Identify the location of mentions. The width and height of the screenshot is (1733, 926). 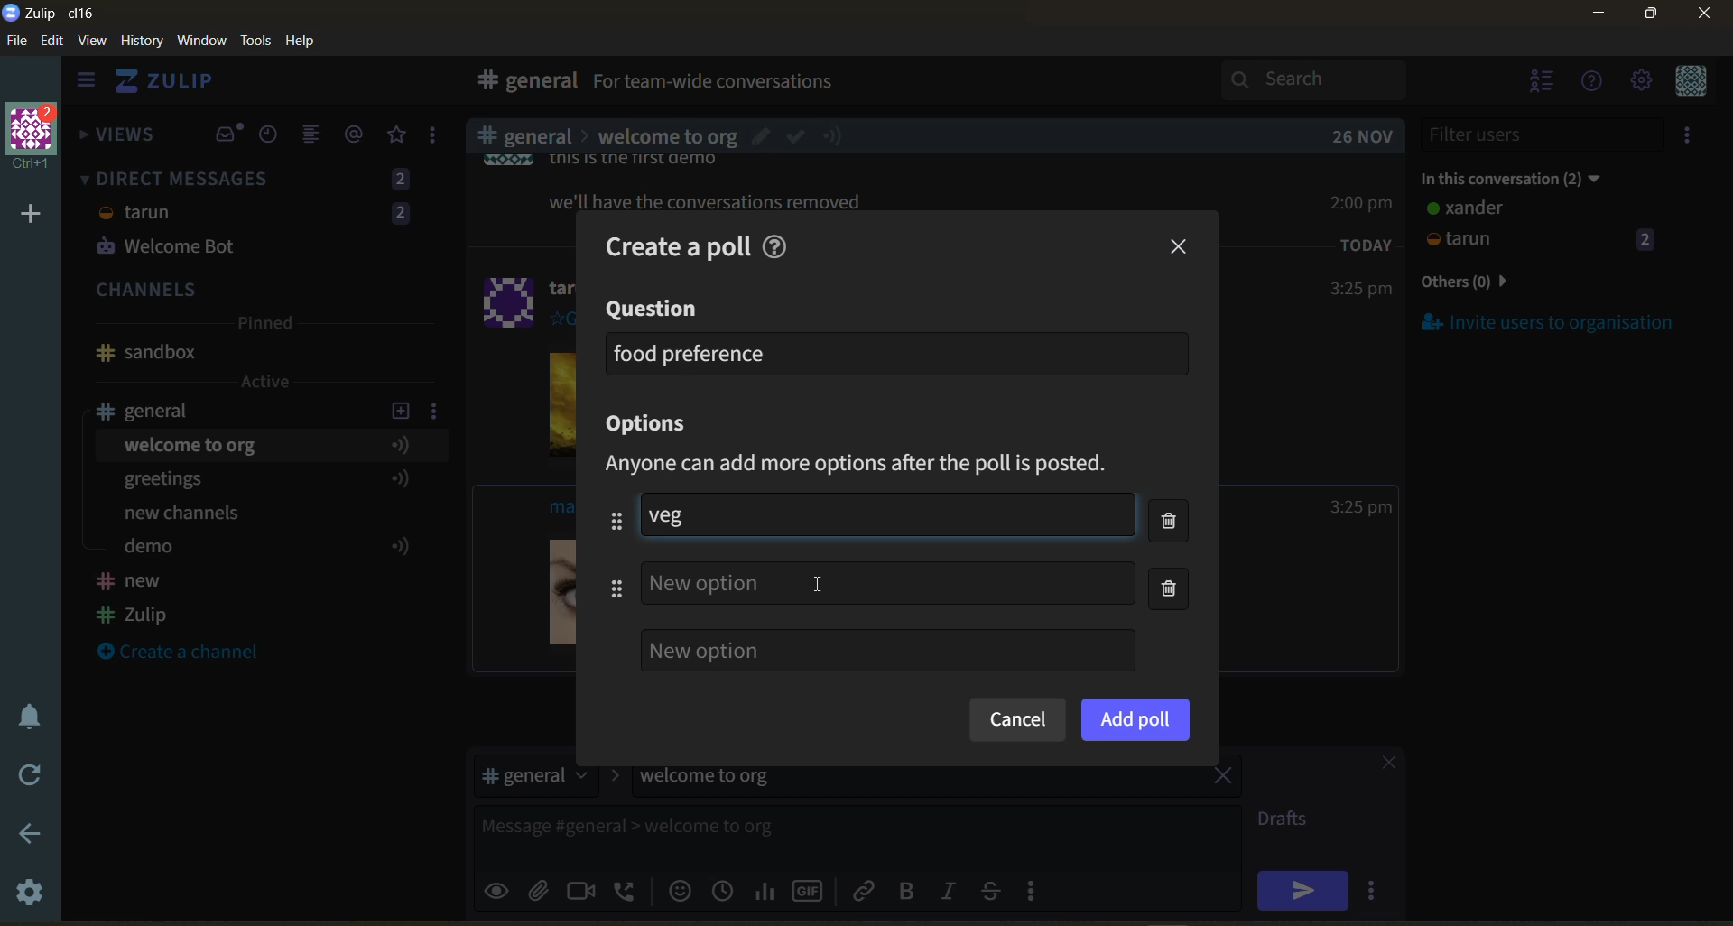
(357, 134).